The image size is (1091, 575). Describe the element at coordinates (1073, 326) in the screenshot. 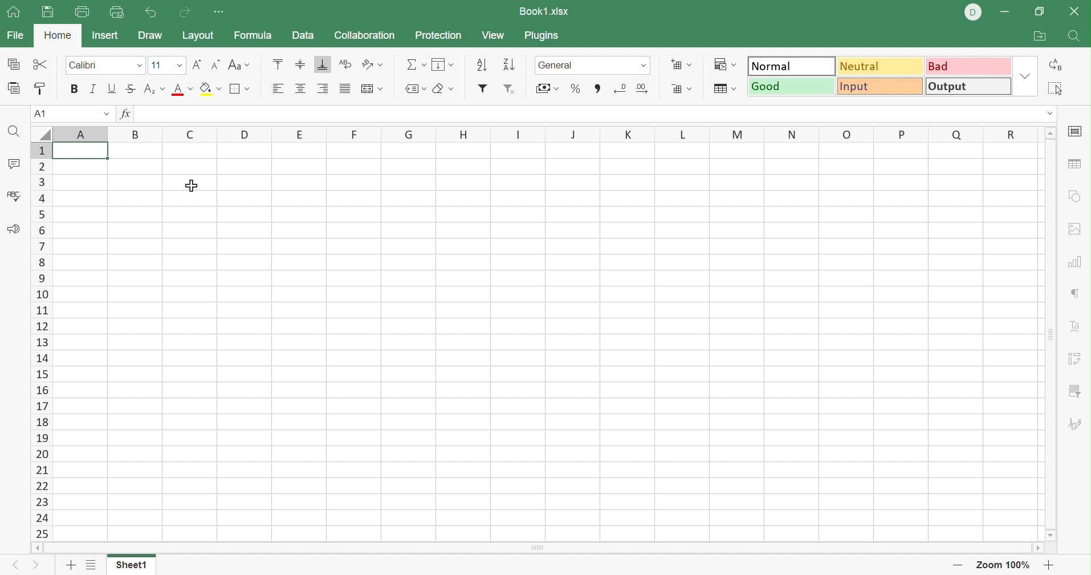

I see `Text art settings` at that location.